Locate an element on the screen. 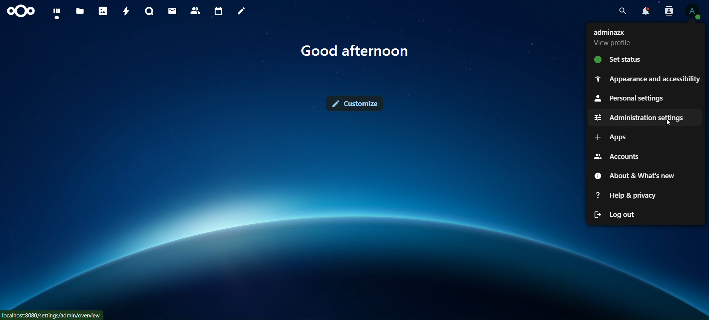 This screenshot has height=320, width=709. Url is located at coordinates (52, 315).